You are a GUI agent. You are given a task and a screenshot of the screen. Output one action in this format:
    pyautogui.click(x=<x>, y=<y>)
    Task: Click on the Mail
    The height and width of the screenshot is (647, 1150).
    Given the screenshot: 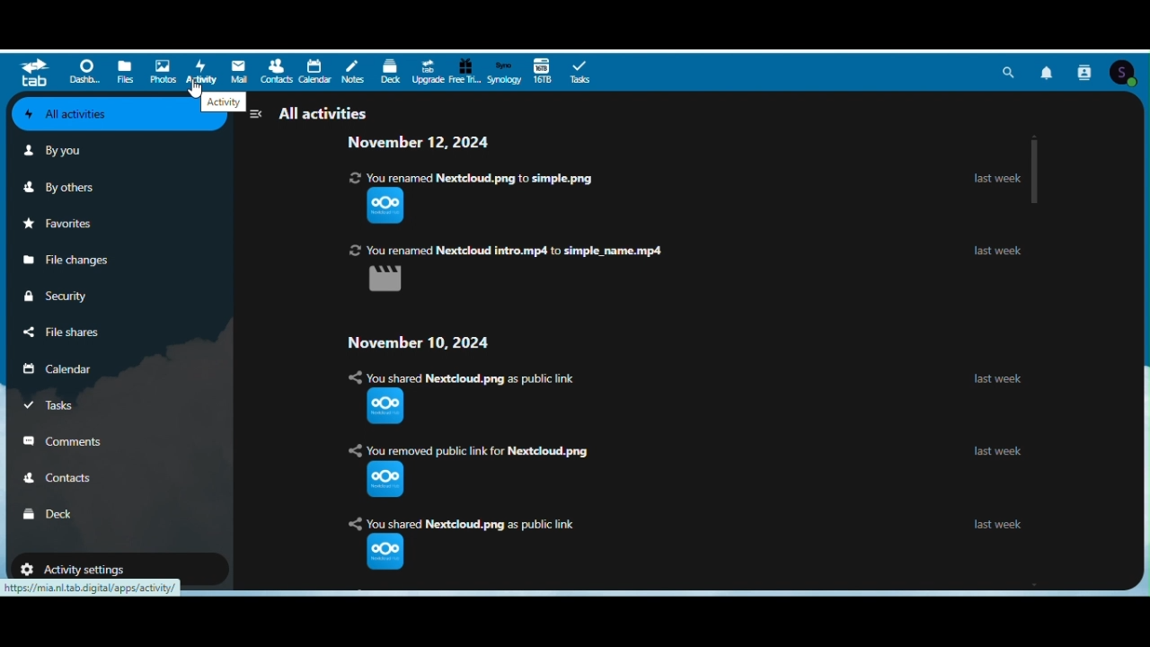 What is the action you would take?
    pyautogui.click(x=240, y=72)
    